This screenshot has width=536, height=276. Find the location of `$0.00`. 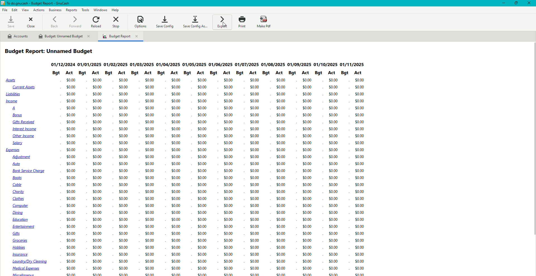

$0.00 is located at coordinates (202, 192).